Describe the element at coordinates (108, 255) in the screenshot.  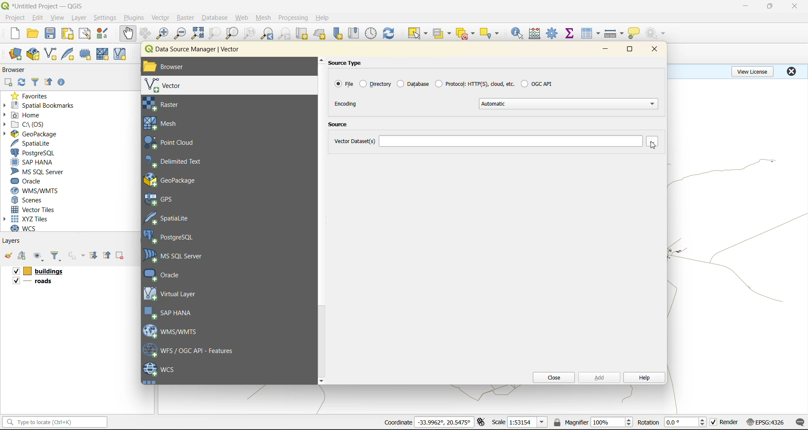
I see `collapse all` at that location.